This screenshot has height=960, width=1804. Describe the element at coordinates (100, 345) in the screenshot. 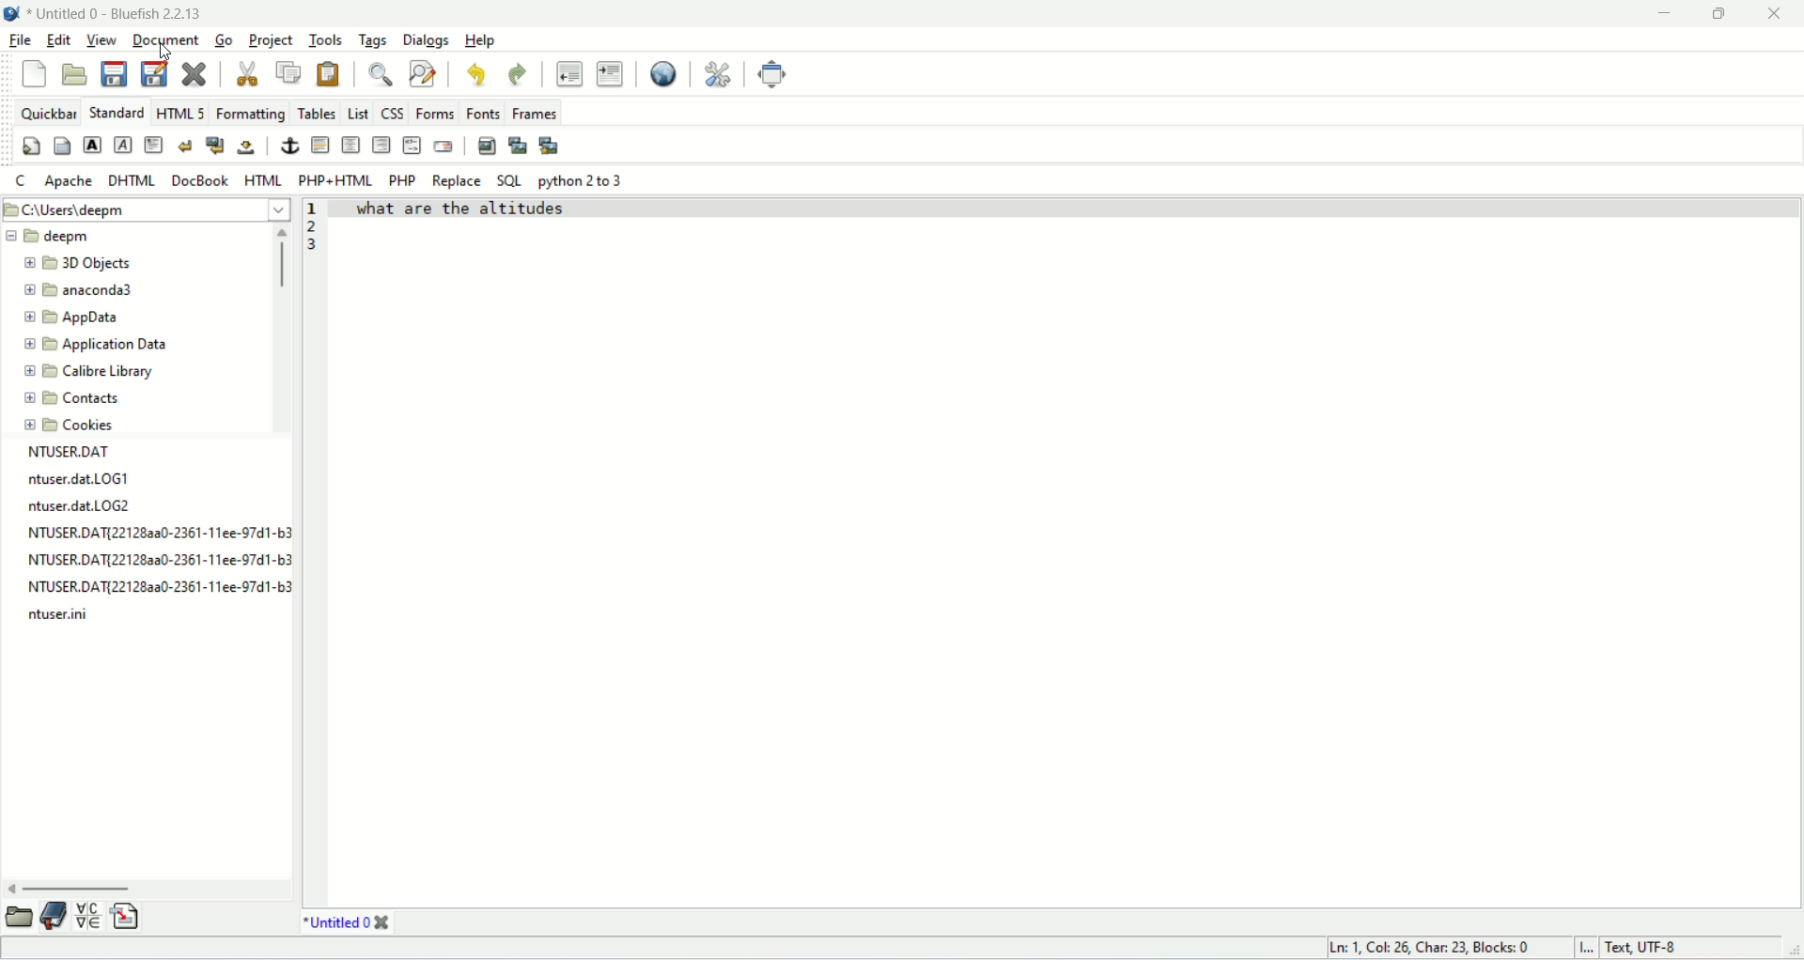

I see `application data` at that location.